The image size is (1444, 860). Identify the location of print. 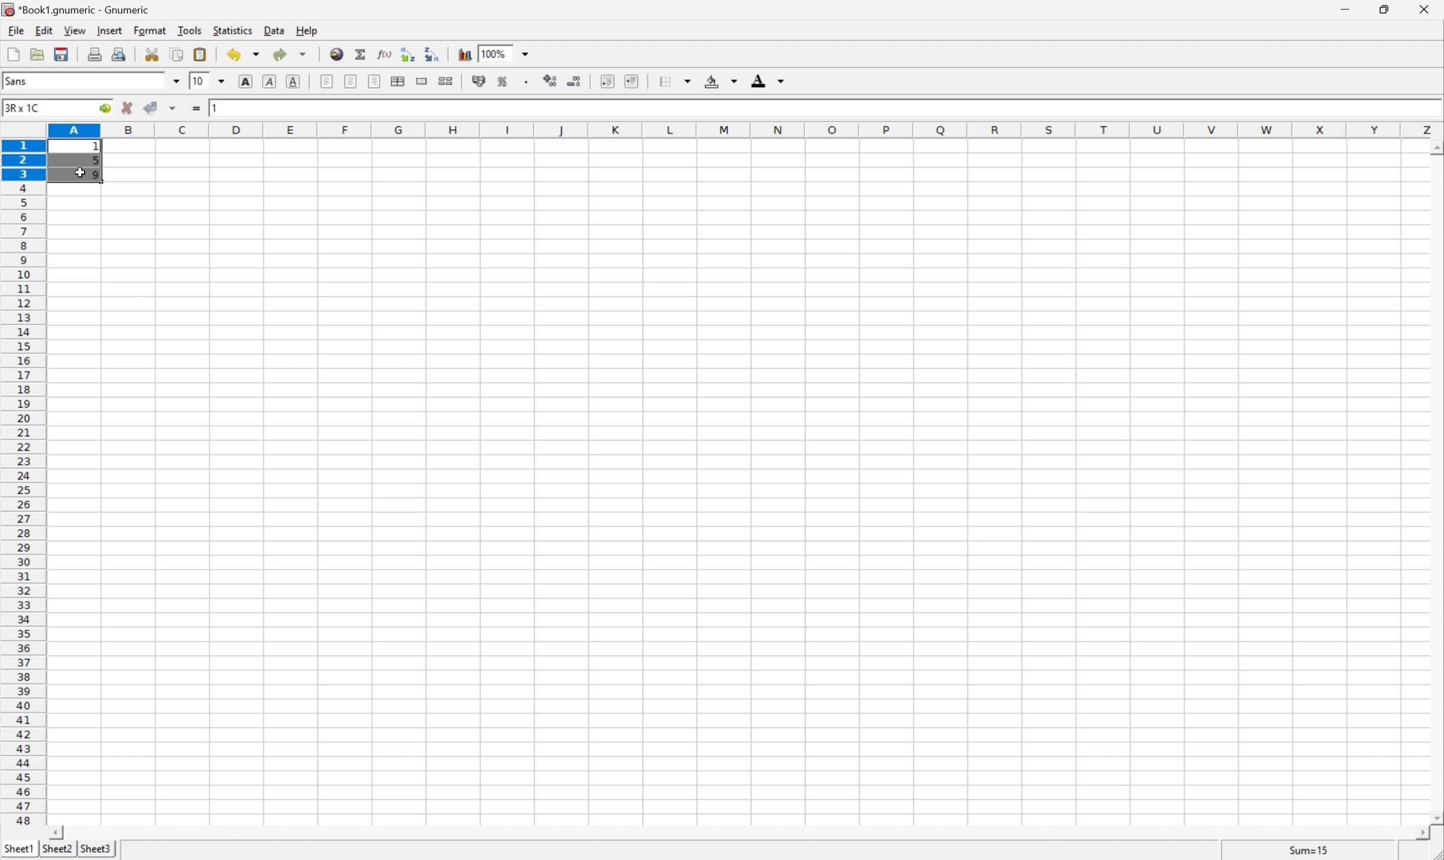
(93, 52).